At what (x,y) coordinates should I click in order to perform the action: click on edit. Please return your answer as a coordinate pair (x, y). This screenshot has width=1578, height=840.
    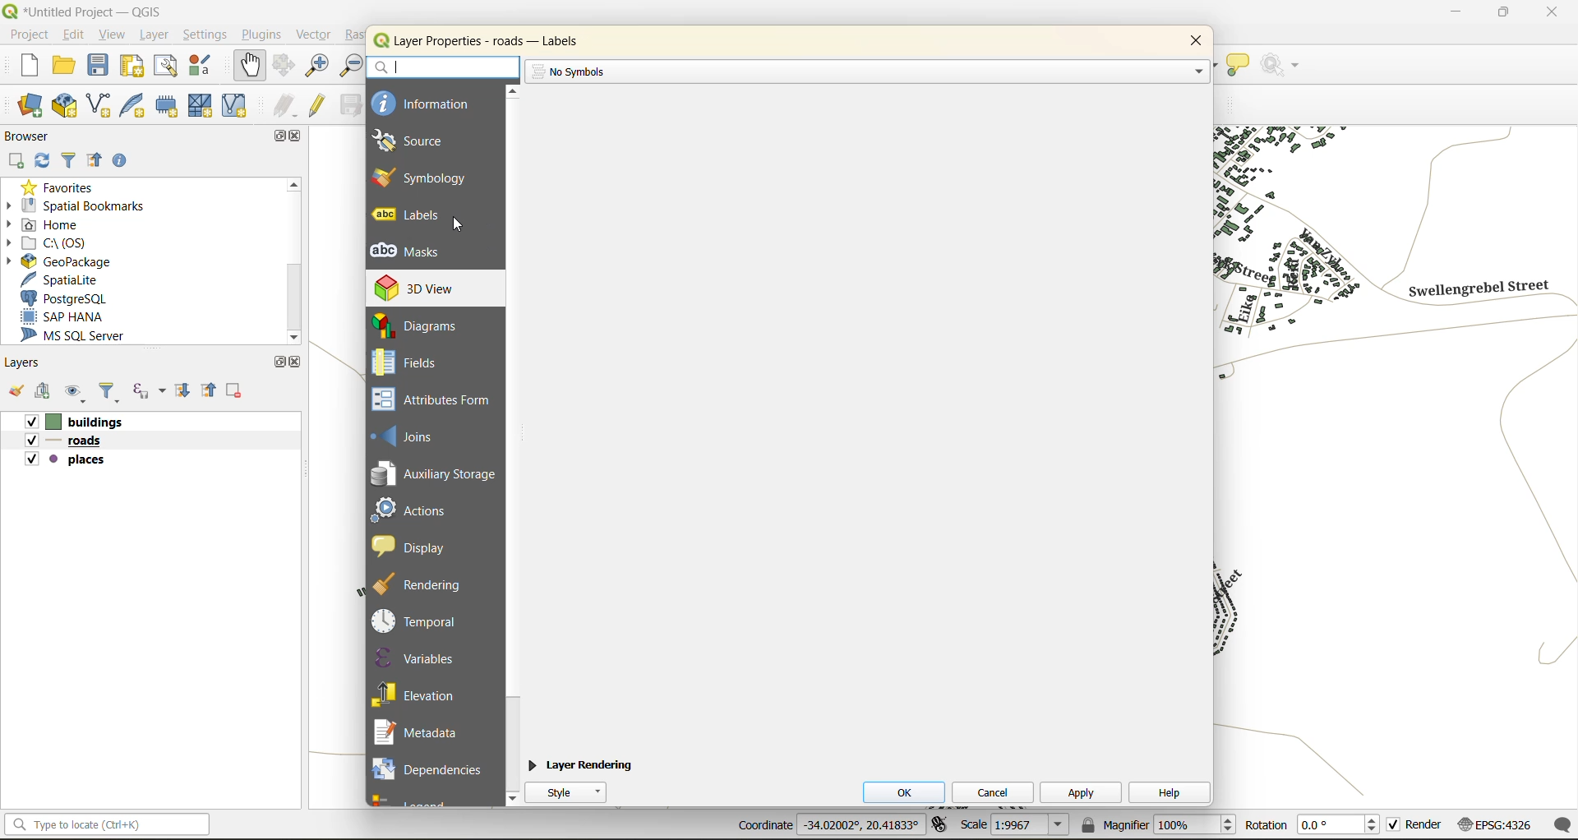
    Looking at the image, I should click on (75, 36).